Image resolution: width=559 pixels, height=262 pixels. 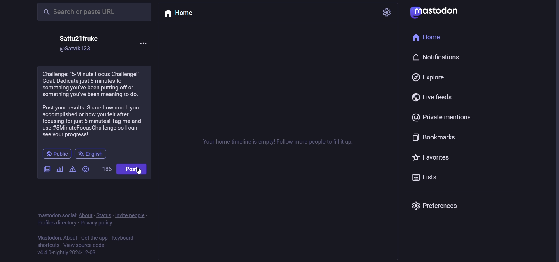 I want to click on home, so click(x=181, y=14).